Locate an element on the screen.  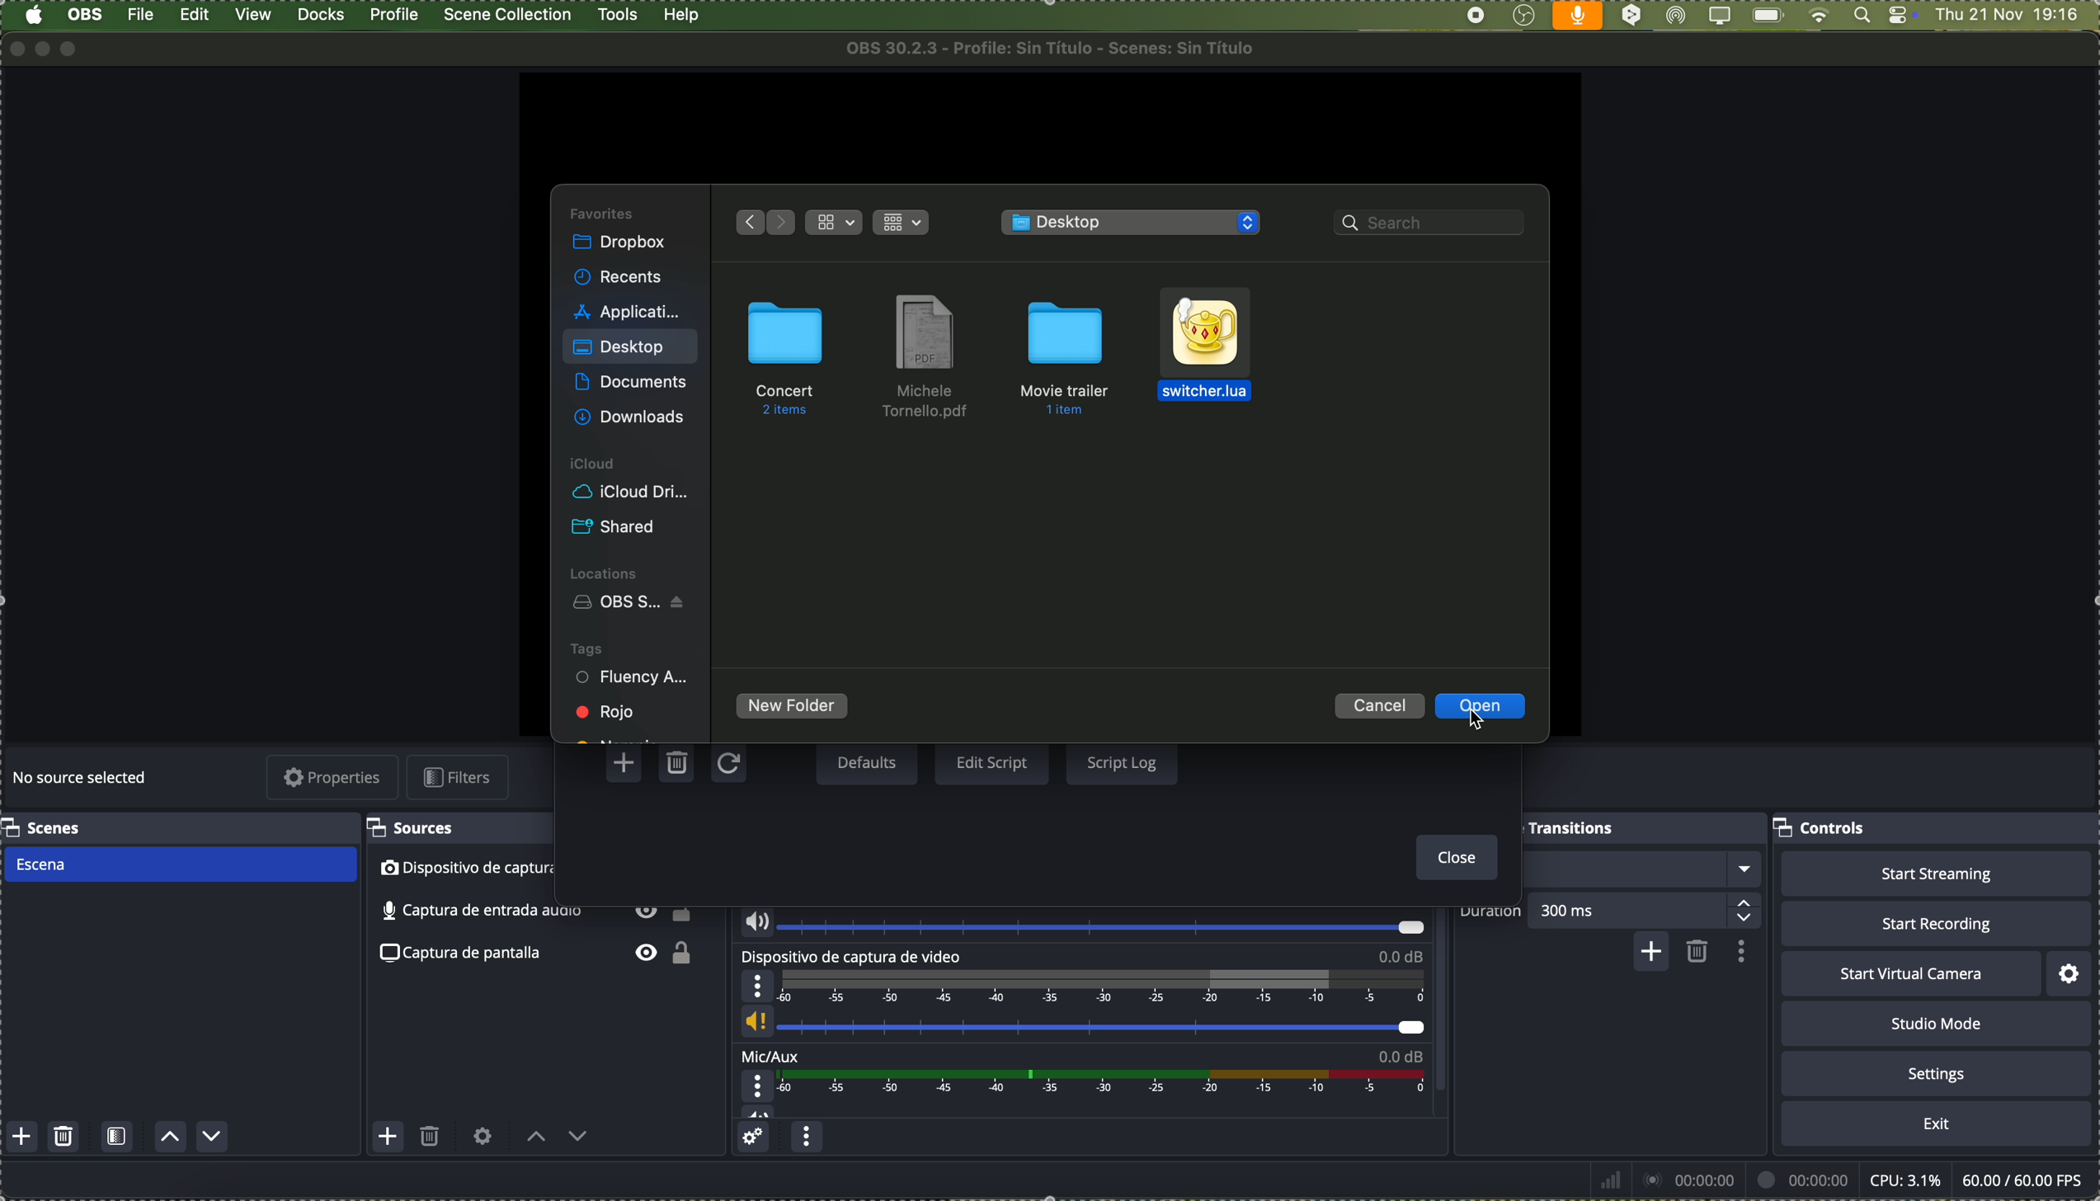
favorites is located at coordinates (604, 212).